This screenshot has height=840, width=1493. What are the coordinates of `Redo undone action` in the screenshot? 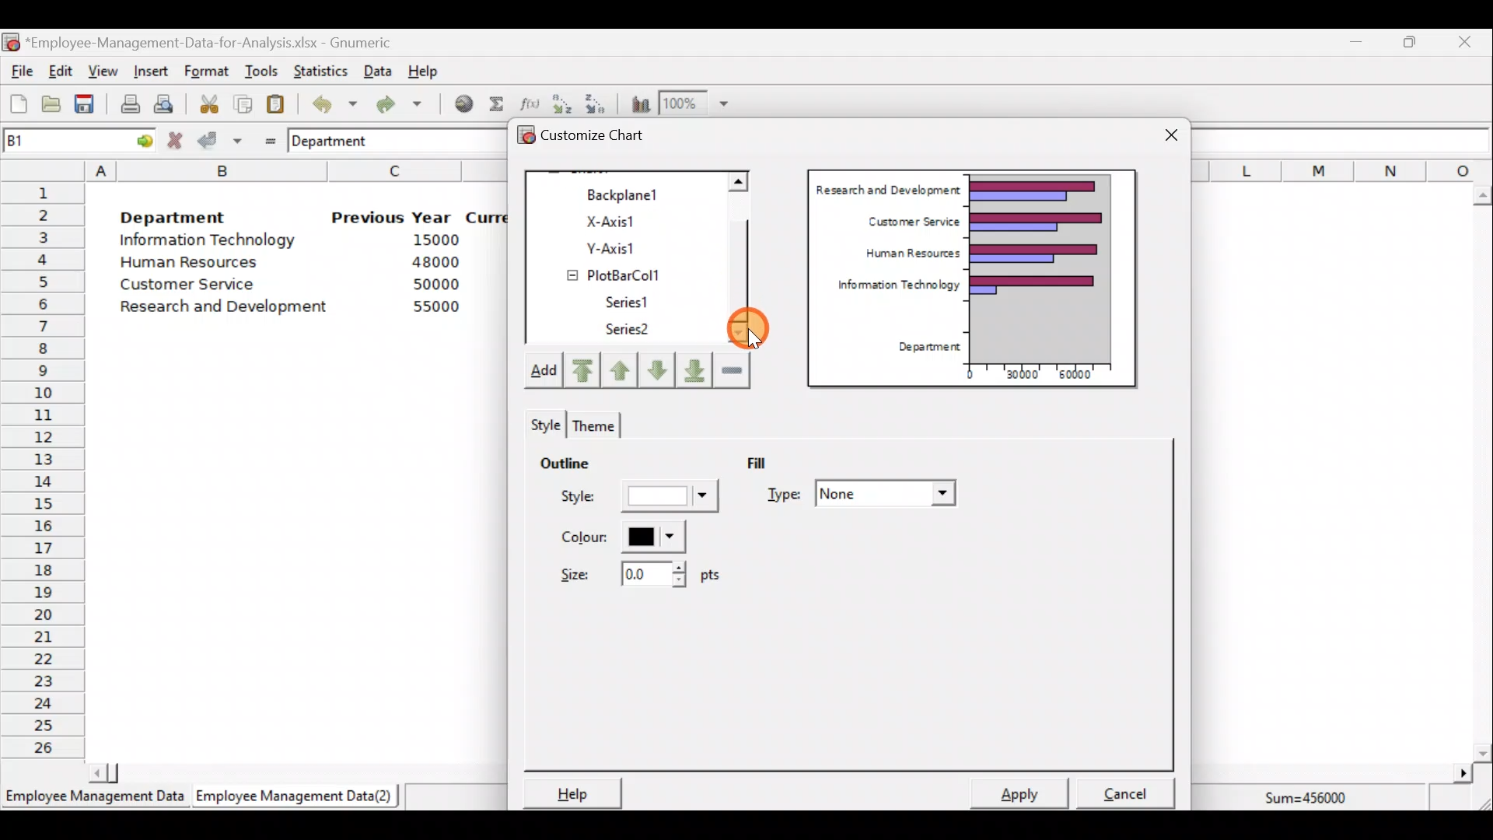 It's located at (396, 104).